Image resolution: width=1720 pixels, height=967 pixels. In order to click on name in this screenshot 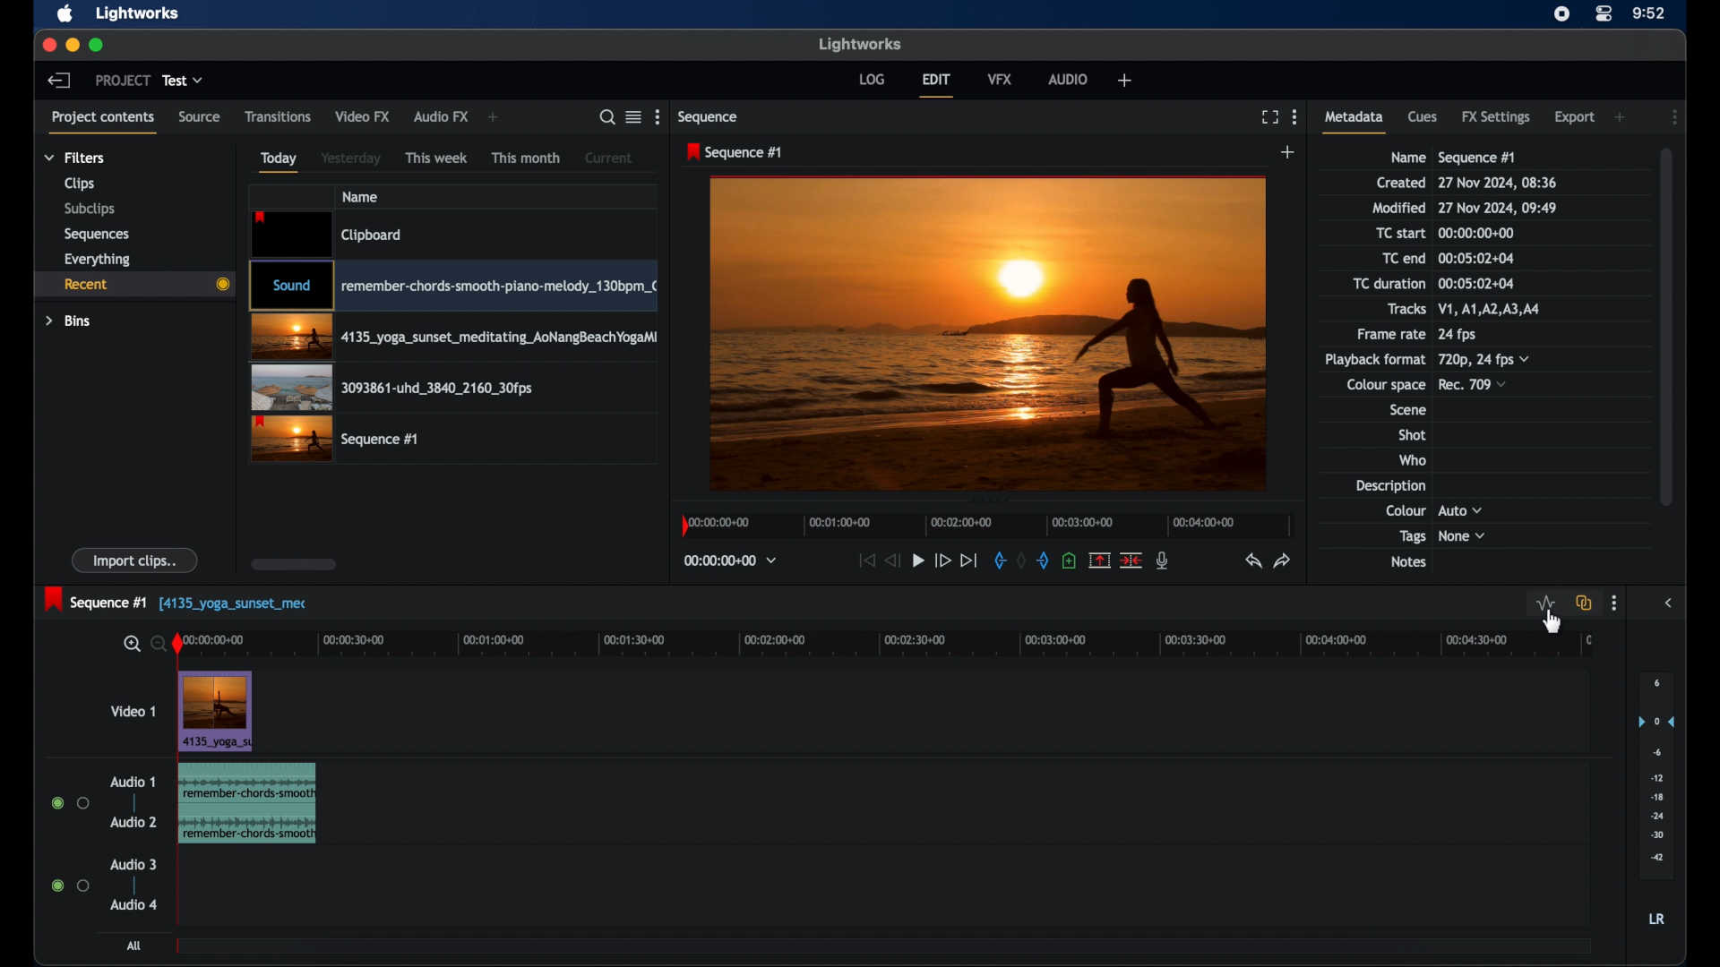, I will do `click(359, 197)`.